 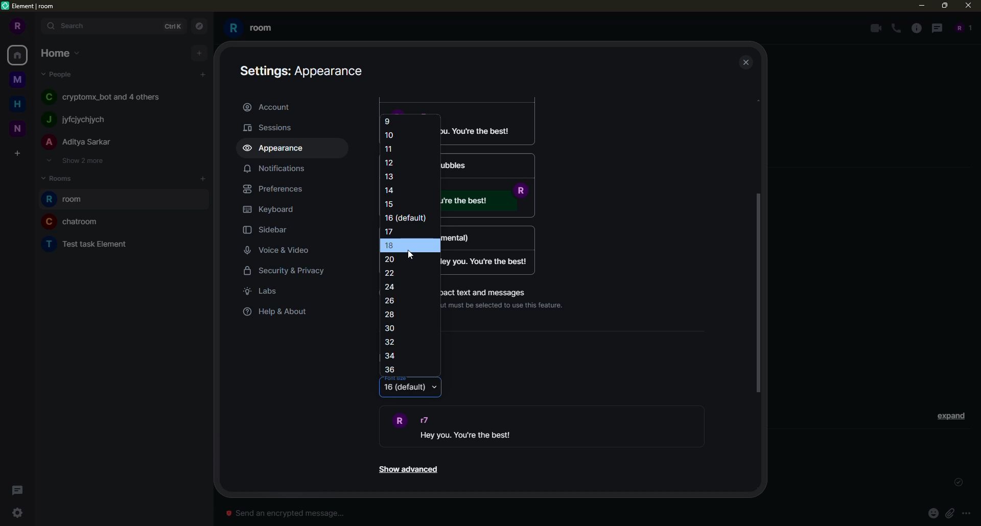 What do you see at coordinates (391, 370) in the screenshot?
I see `36` at bounding box center [391, 370].